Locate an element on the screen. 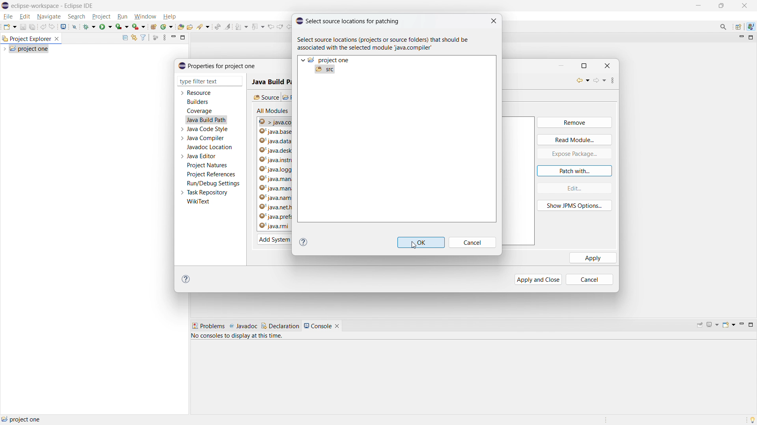 The height and width of the screenshot is (425, 757). expose package is located at coordinates (574, 154).